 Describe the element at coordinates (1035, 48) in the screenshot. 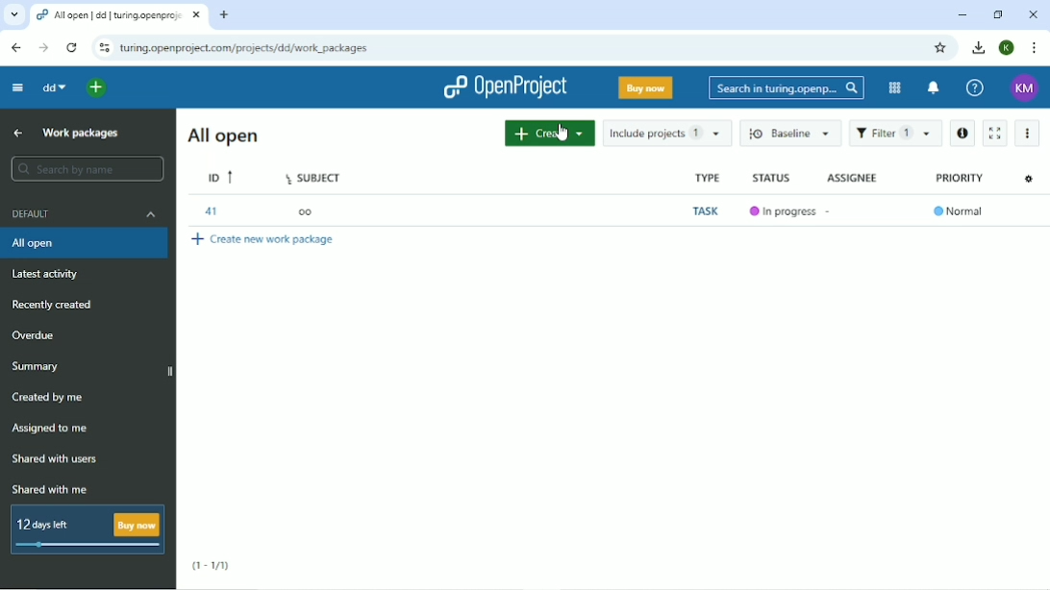

I see `Customize and control google chrome` at that location.